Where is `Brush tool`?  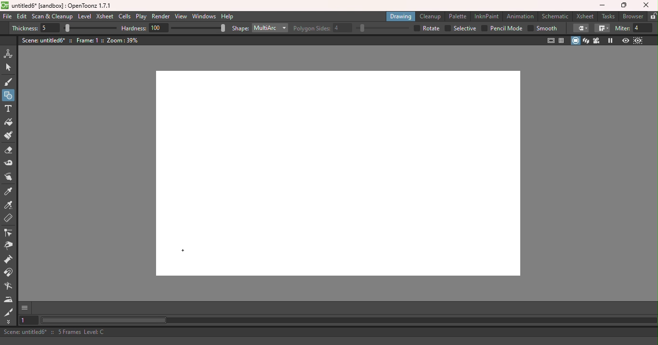
Brush tool is located at coordinates (9, 82).